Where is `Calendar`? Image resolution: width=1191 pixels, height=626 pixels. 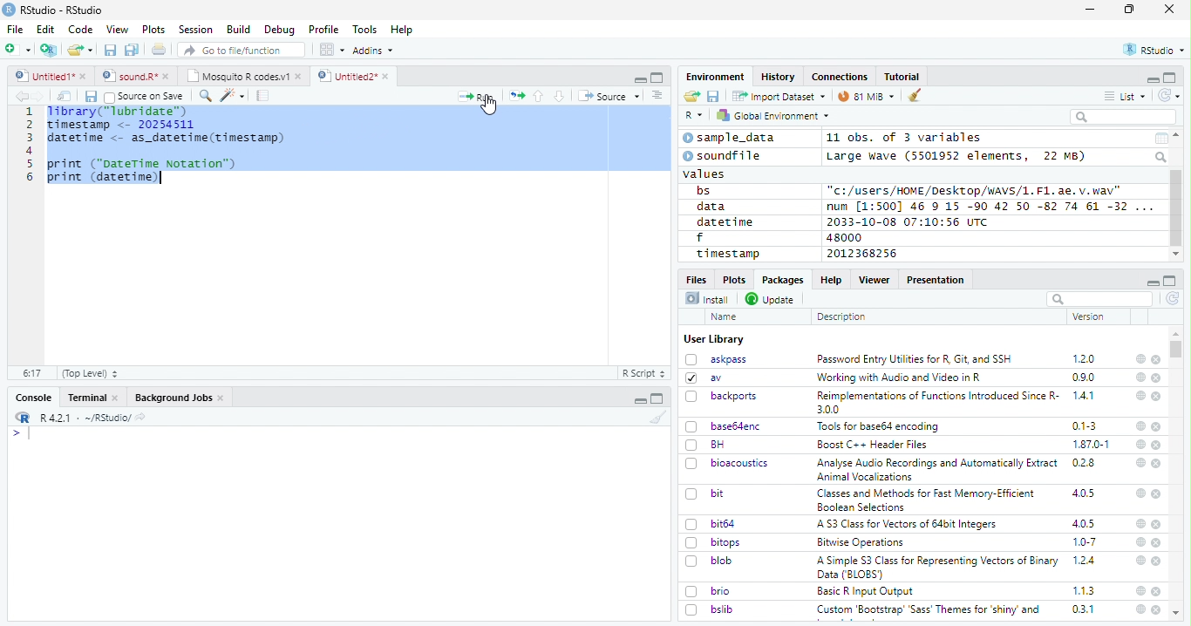 Calendar is located at coordinates (1160, 139).